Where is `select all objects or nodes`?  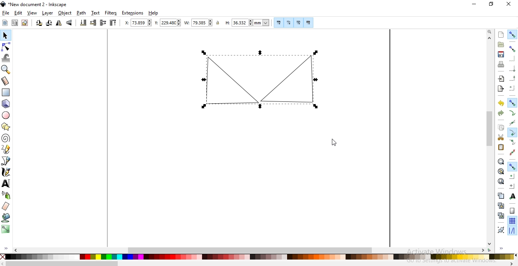
select all objects or nodes is located at coordinates (5, 23).